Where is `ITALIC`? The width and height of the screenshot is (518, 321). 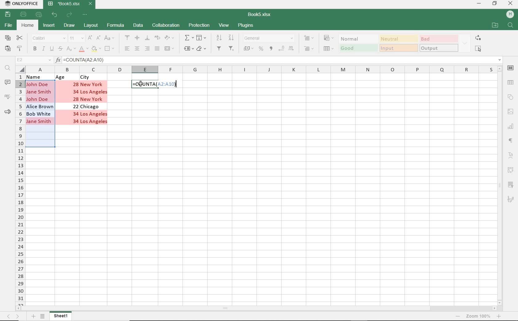 ITALIC is located at coordinates (43, 49).